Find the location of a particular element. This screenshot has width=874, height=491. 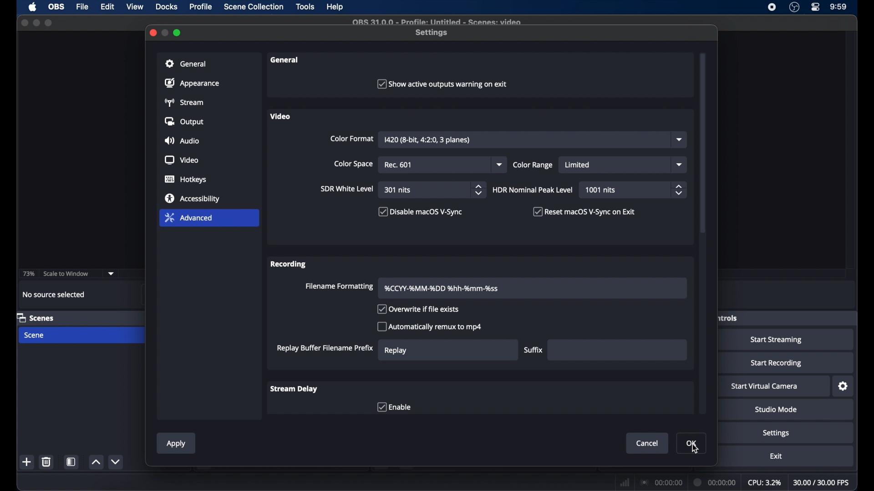

stepper buttons is located at coordinates (678, 190).